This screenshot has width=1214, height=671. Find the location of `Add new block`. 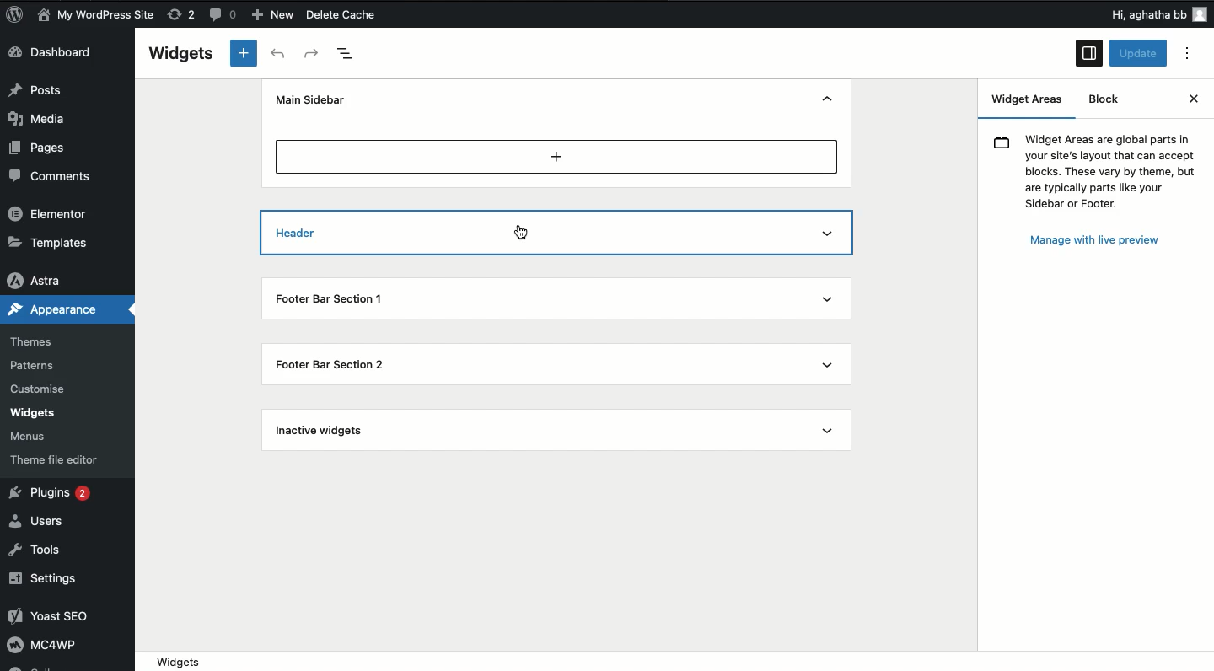

Add new block is located at coordinates (556, 156).